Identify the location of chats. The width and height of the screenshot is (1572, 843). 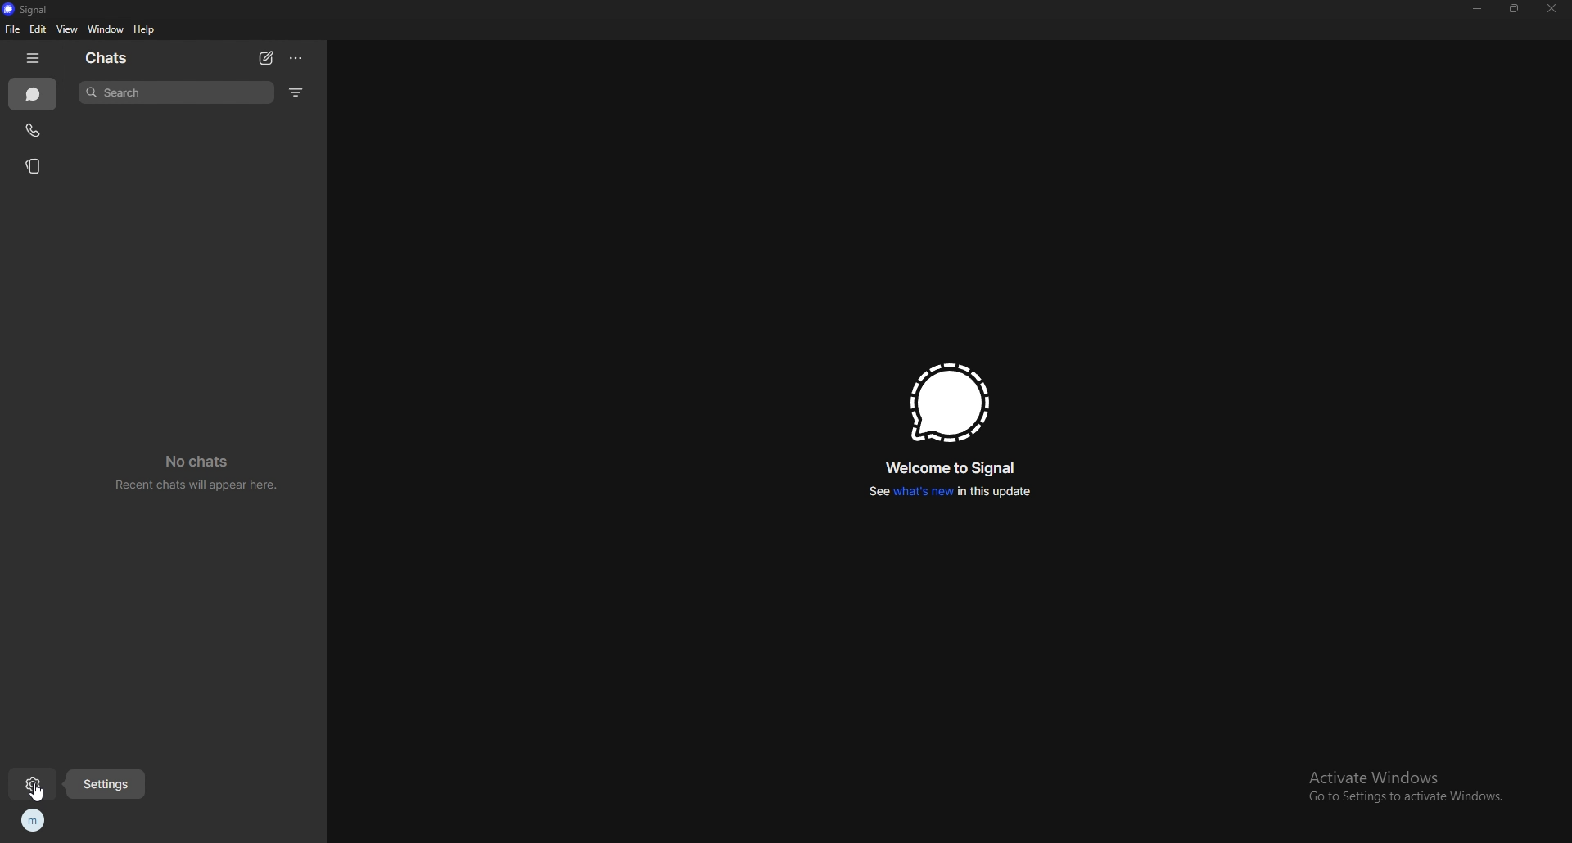
(34, 95).